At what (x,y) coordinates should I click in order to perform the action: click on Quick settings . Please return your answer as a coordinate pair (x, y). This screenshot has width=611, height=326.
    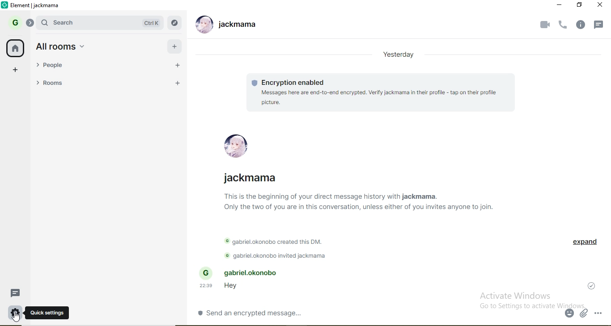
    Looking at the image, I should click on (47, 312).